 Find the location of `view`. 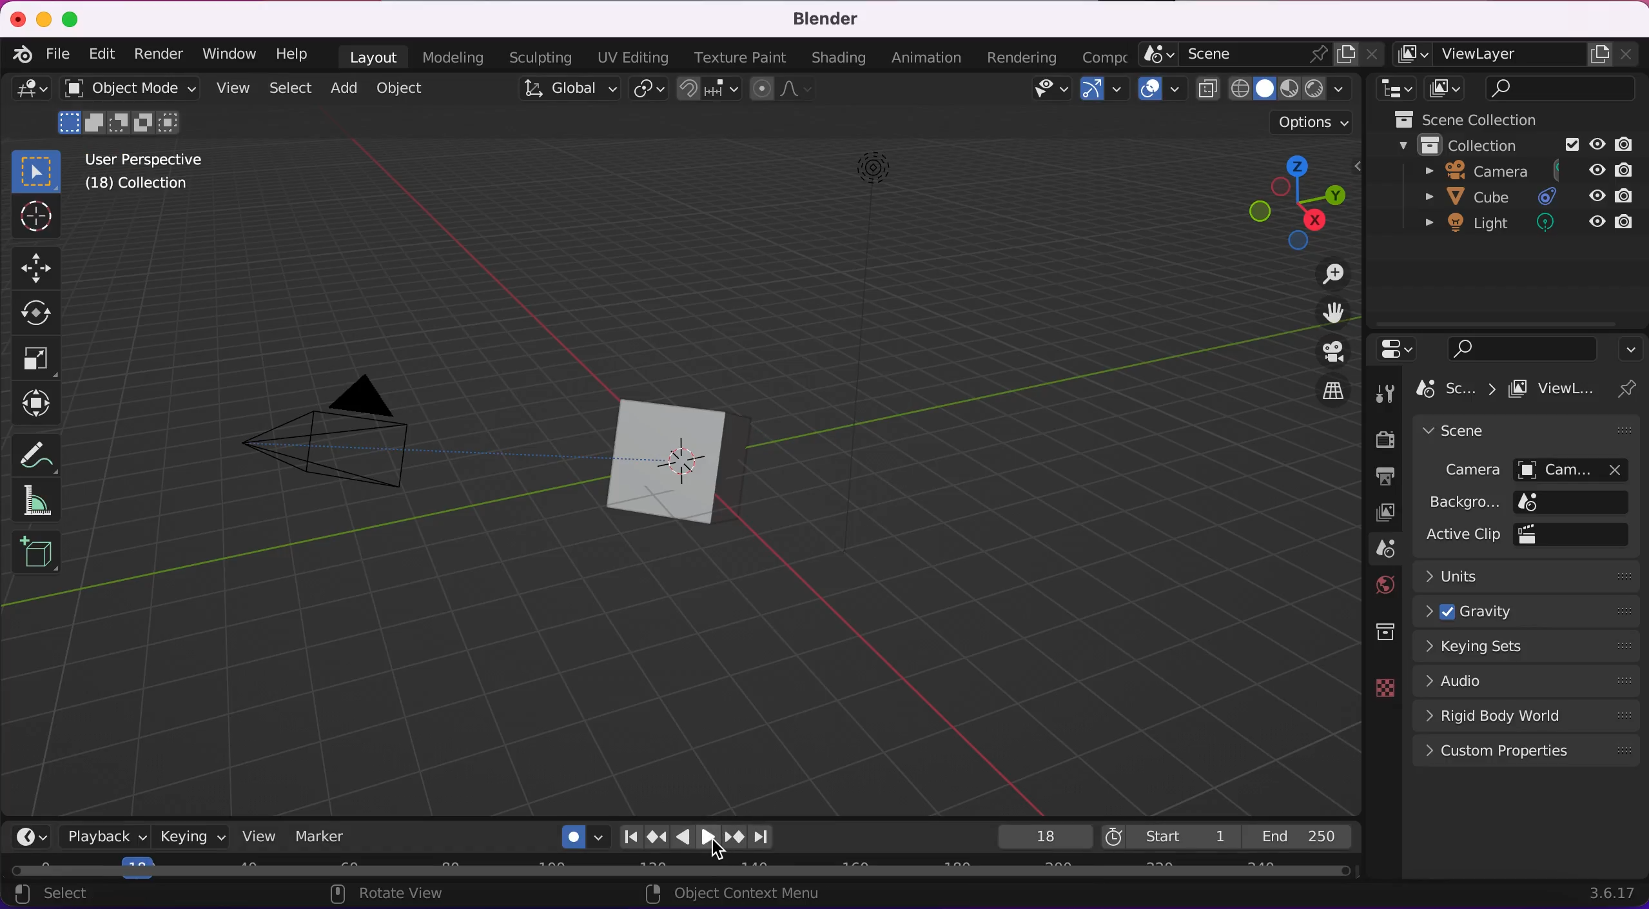

view is located at coordinates (253, 839).